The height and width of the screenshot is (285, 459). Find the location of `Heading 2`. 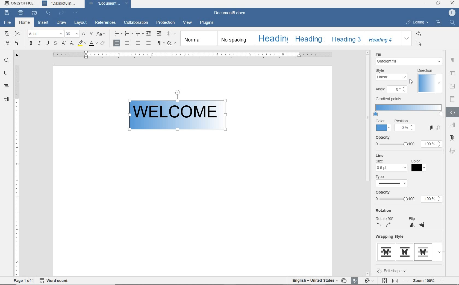

Heading 2 is located at coordinates (310, 38).